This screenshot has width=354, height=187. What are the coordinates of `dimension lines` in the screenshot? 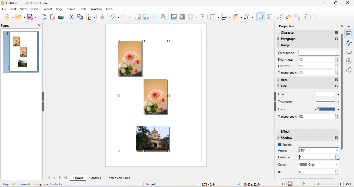 It's located at (119, 179).